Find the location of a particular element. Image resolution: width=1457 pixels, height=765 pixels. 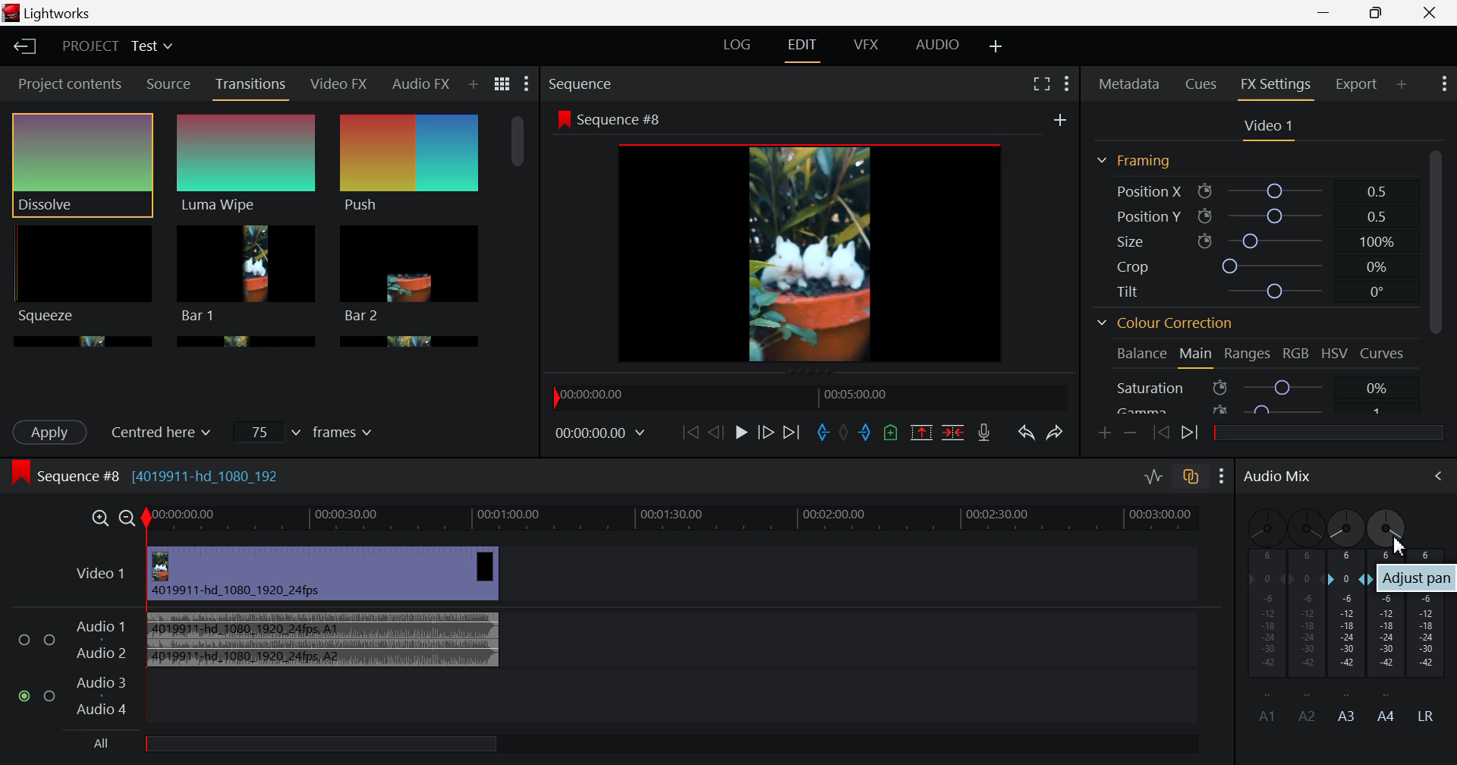

Position Y is located at coordinates (1254, 213).